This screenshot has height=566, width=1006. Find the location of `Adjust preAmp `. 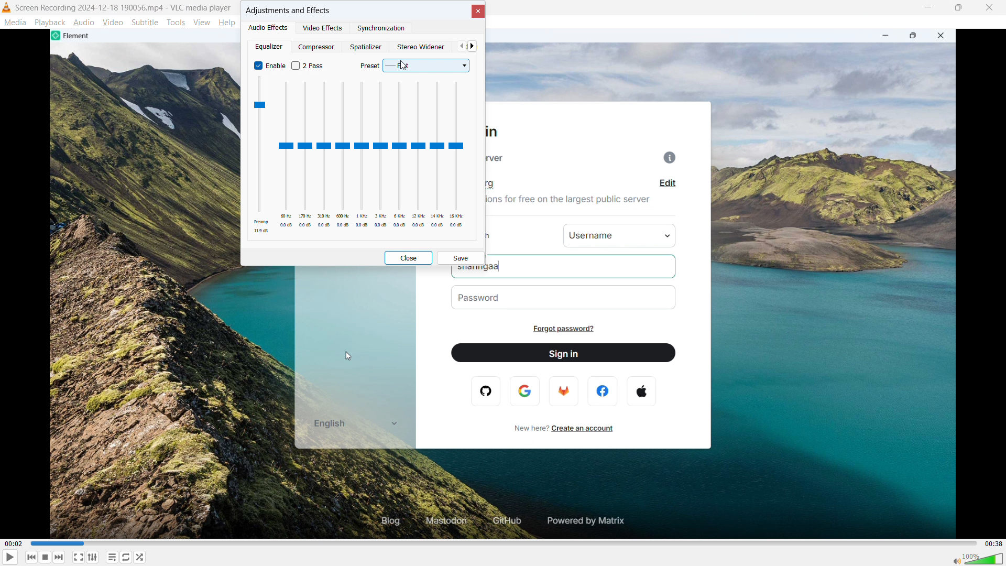

Adjust preAmp  is located at coordinates (260, 155).